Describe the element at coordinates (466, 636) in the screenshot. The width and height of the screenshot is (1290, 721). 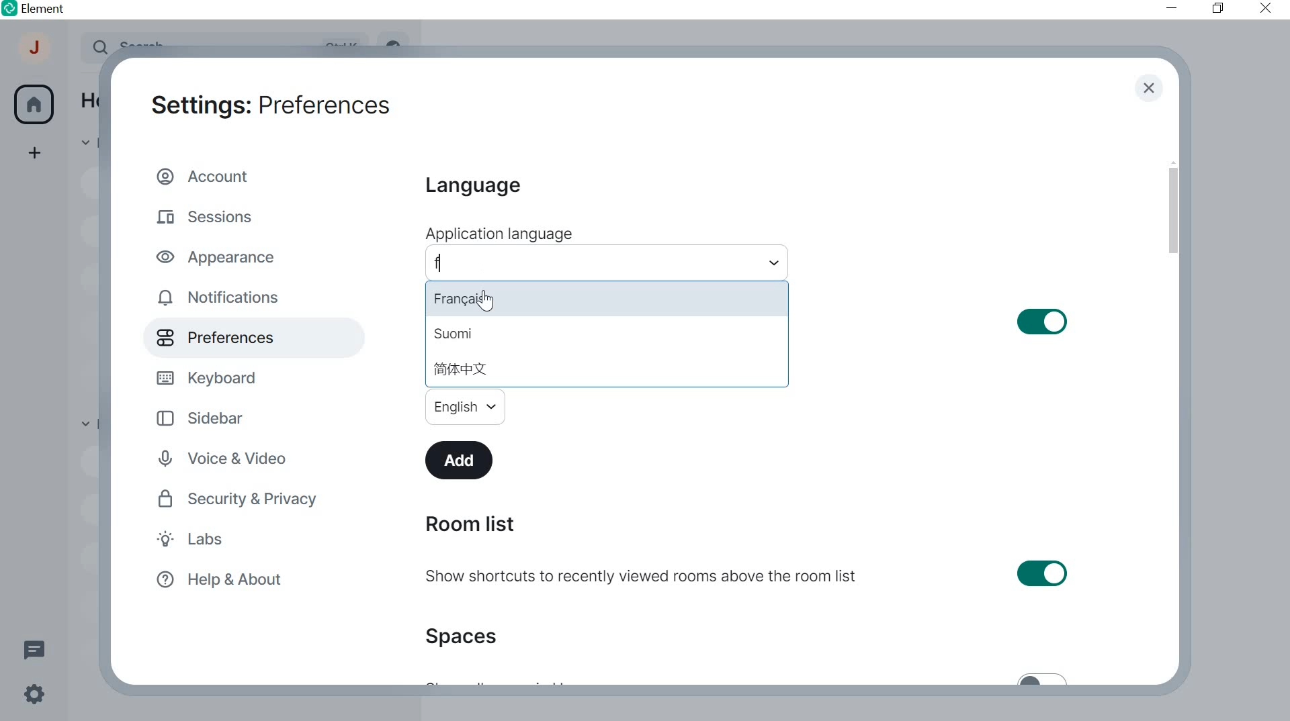
I see `Spaces` at that location.